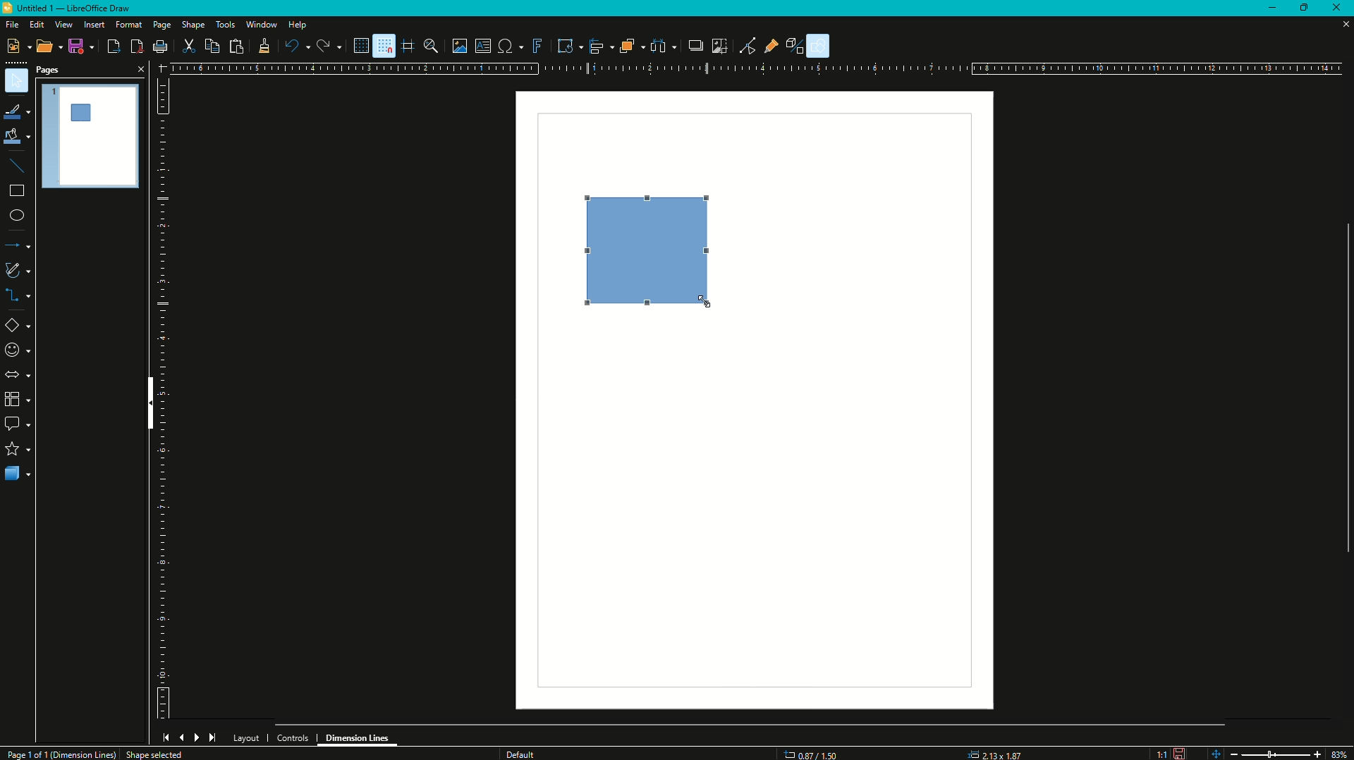 This screenshot has height=760, width=1354. What do you see at coordinates (147, 405) in the screenshot?
I see `Hide` at bounding box center [147, 405].